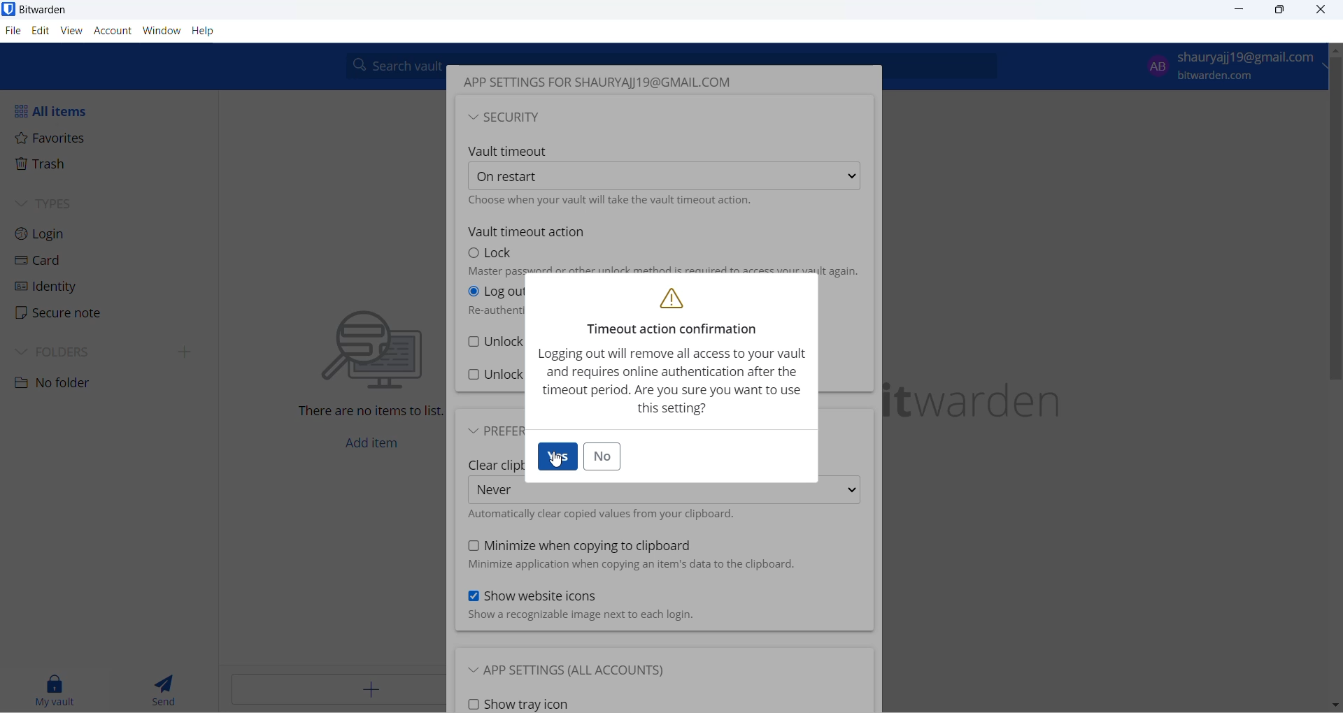 This screenshot has height=713, width=1343. Describe the element at coordinates (41, 10) in the screenshot. I see `application name and logo` at that location.